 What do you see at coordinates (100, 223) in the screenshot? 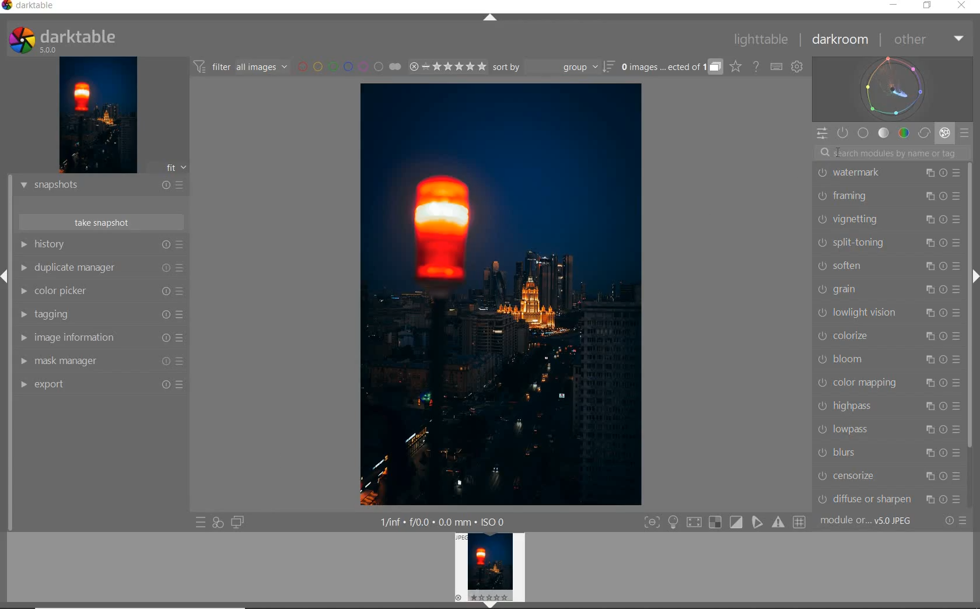
I see `TAKE SNAPSHOT` at bounding box center [100, 223].